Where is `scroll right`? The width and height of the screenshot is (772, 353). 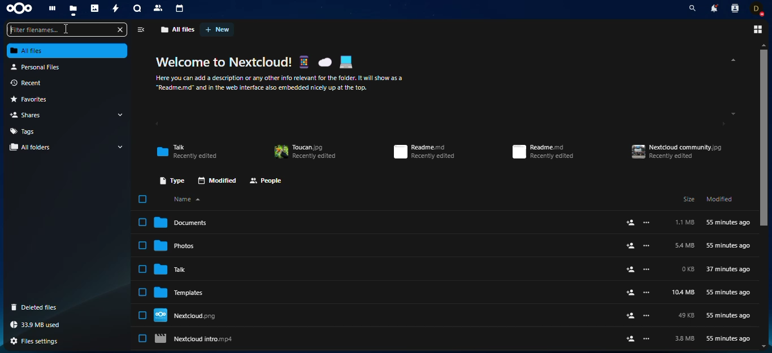 scroll right is located at coordinates (722, 124).